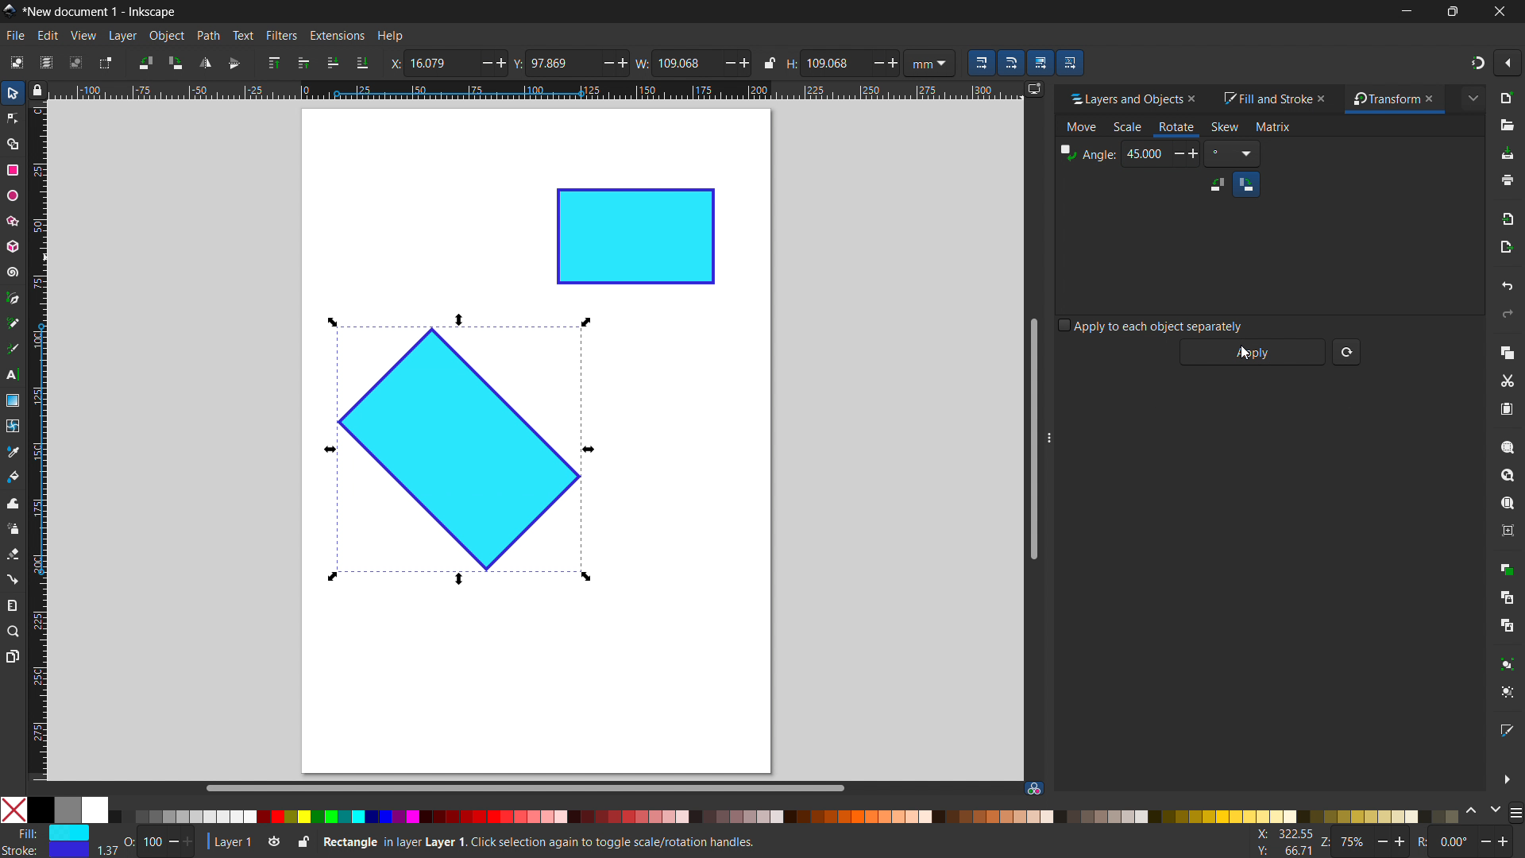 Image resolution: width=1525 pixels, height=858 pixels. Describe the element at coordinates (1225, 127) in the screenshot. I see `skew` at that location.